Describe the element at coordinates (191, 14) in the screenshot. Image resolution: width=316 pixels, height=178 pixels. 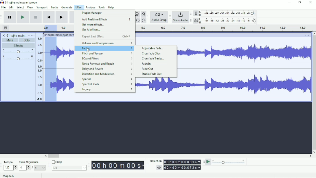
I see `Audacity recording meter toolbar` at that location.